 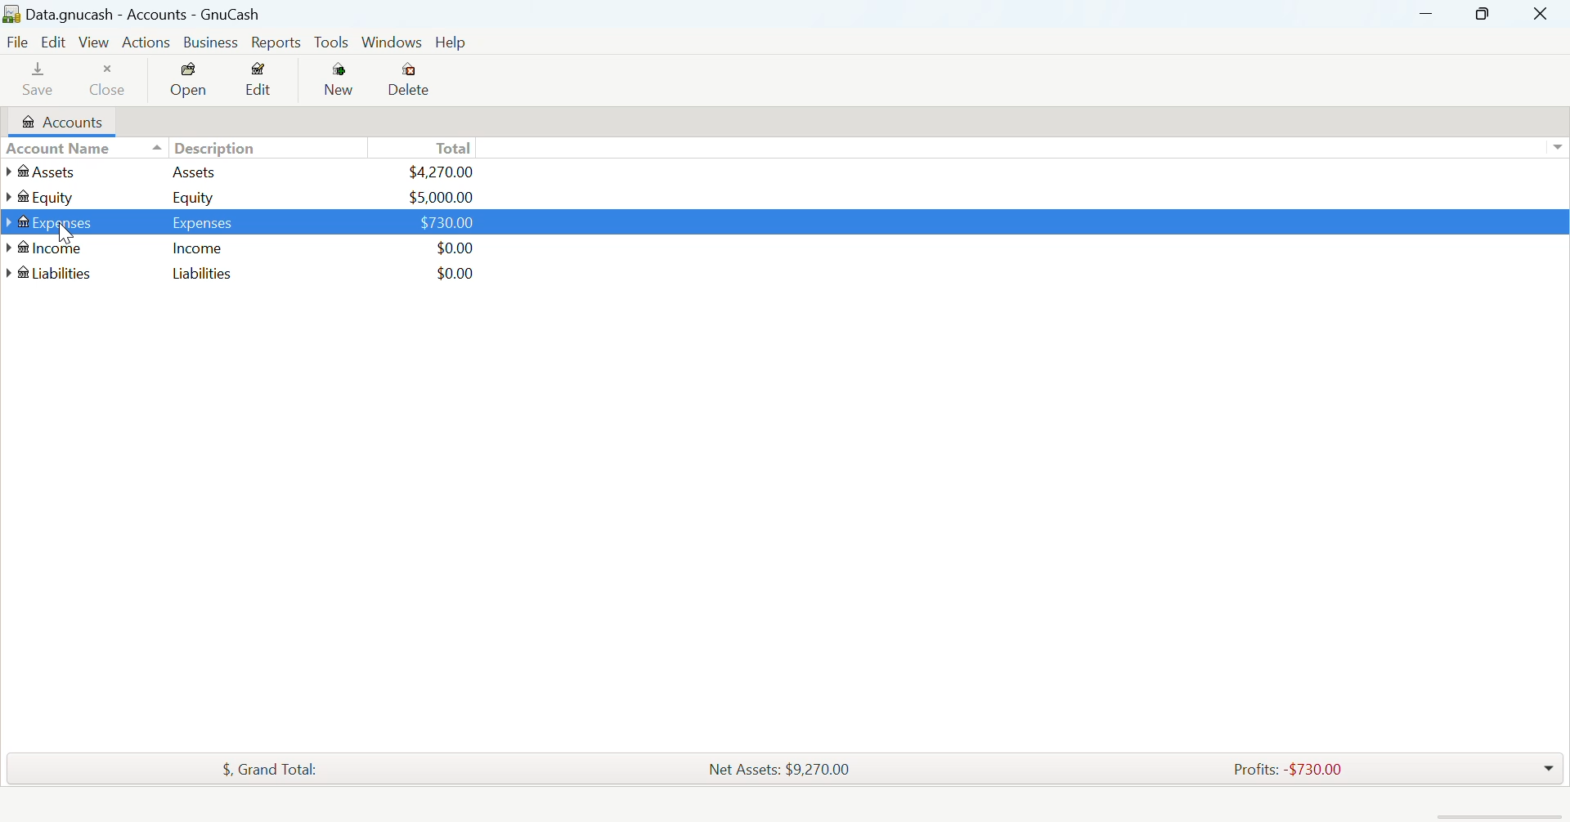 What do you see at coordinates (213, 42) in the screenshot?
I see `Business` at bounding box center [213, 42].